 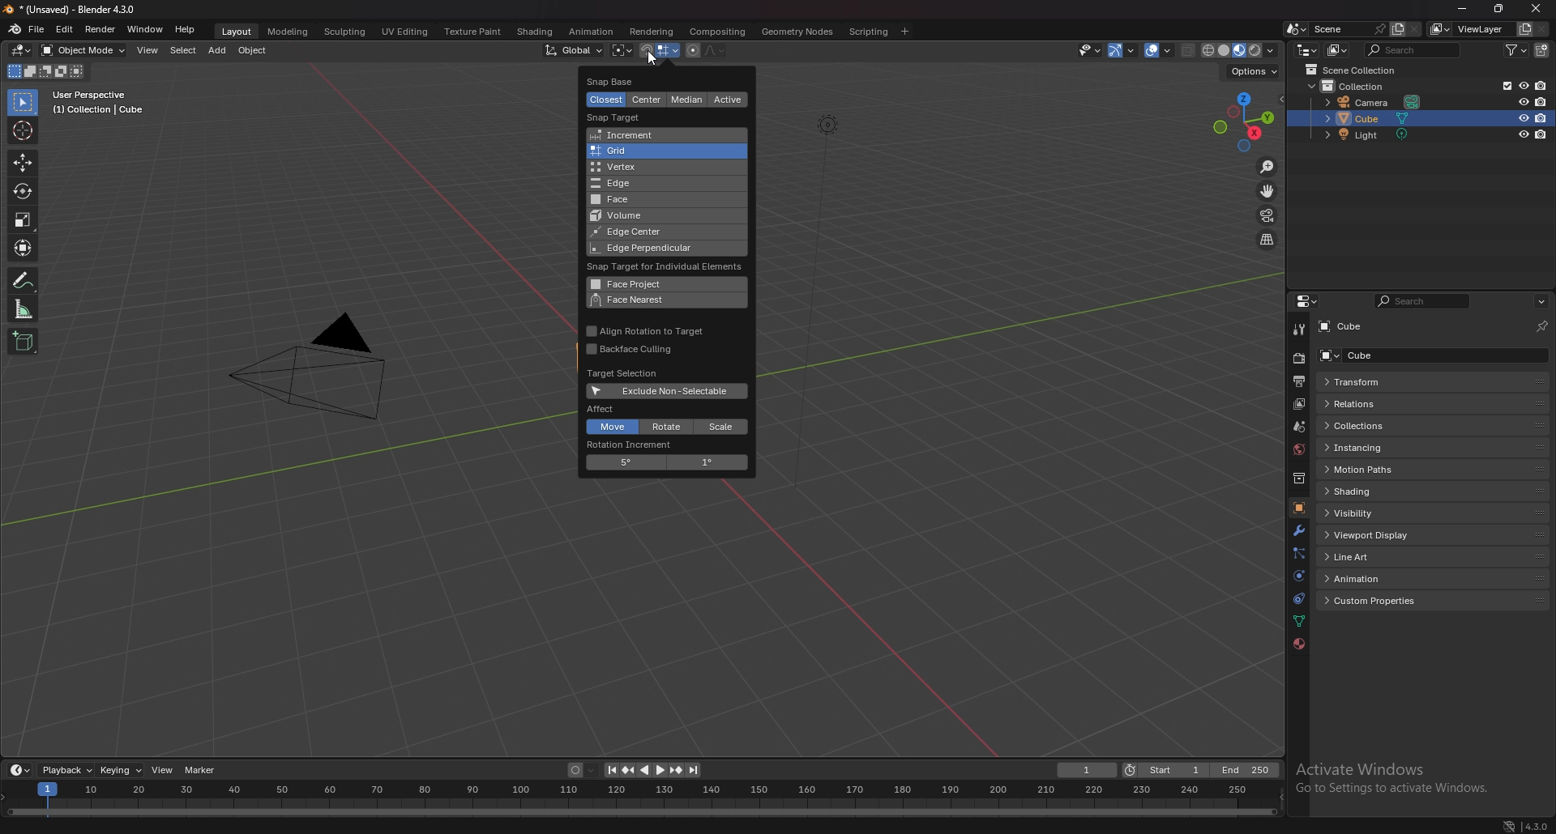 What do you see at coordinates (1542, 29) in the screenshot?
I see `remove view layer` at bounding box center [1542, 29].